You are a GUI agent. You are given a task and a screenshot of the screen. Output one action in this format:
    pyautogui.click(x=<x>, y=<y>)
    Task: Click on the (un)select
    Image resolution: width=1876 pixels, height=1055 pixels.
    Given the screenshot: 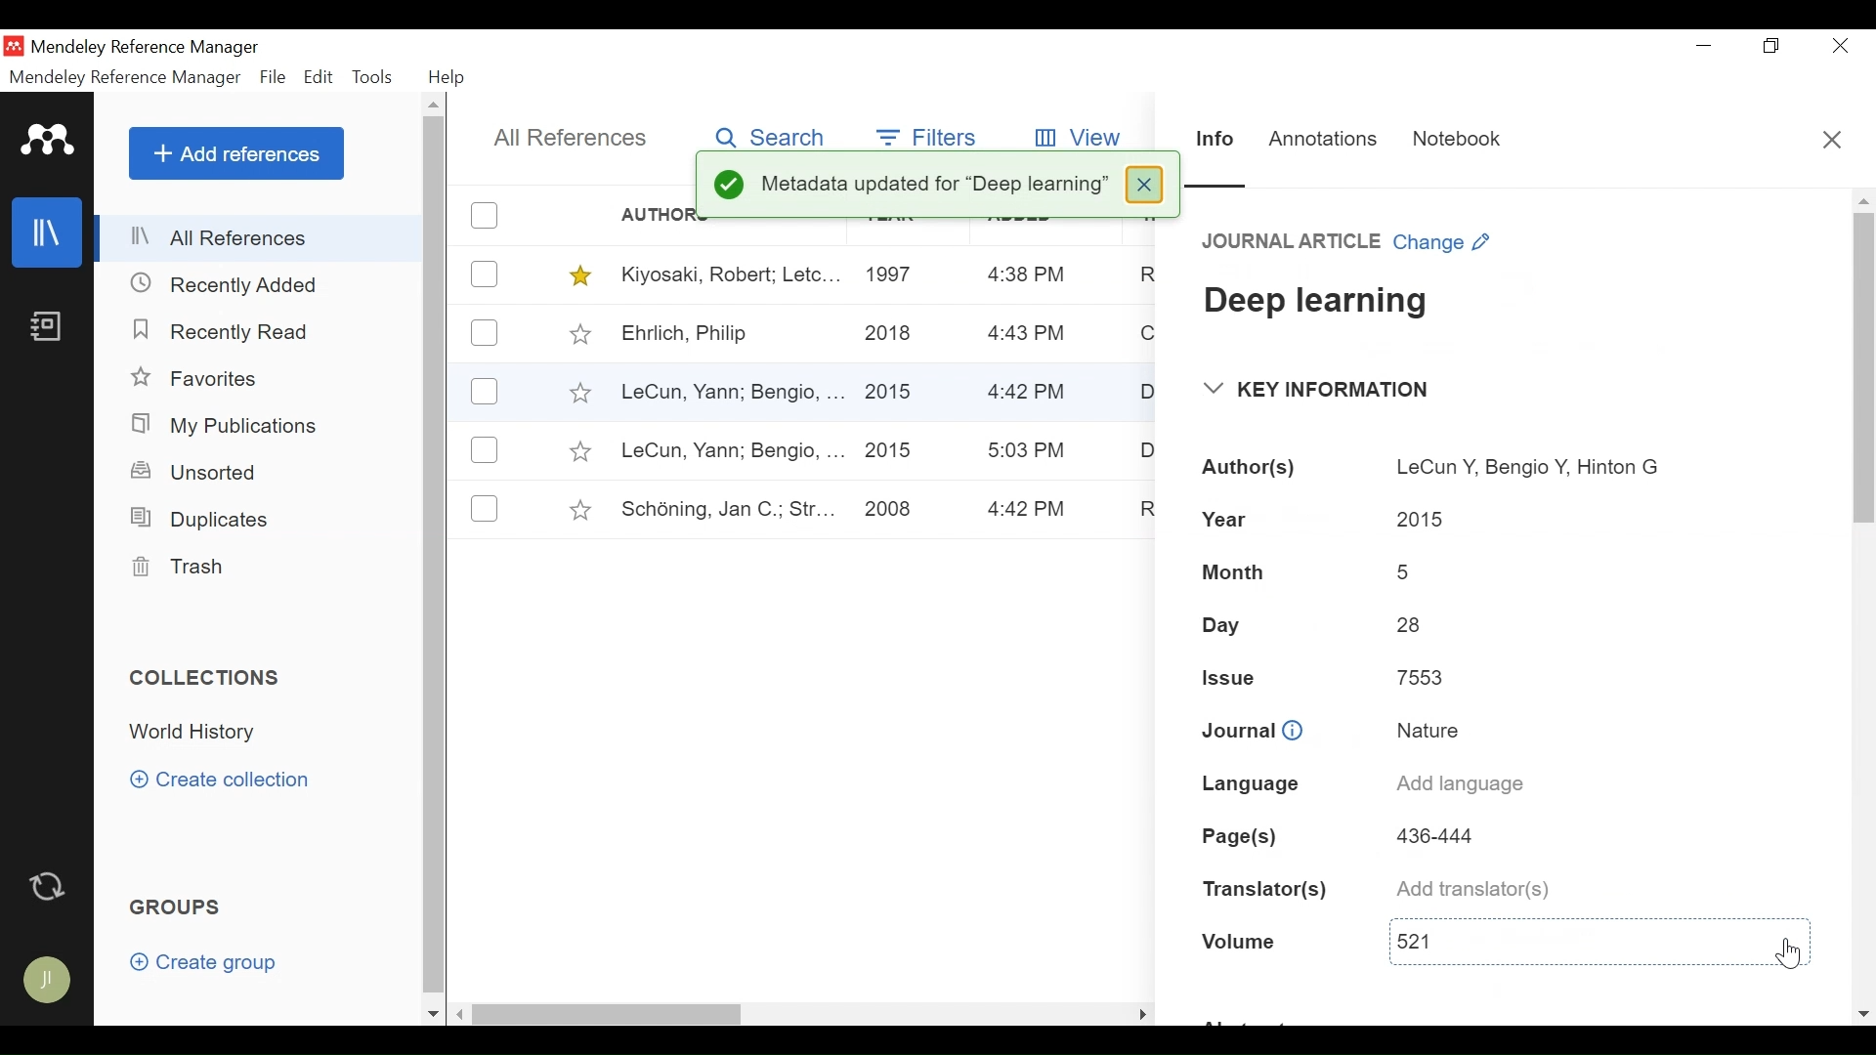 What is the action you would take?
    pyautogui.click(x=485, y=215)
    